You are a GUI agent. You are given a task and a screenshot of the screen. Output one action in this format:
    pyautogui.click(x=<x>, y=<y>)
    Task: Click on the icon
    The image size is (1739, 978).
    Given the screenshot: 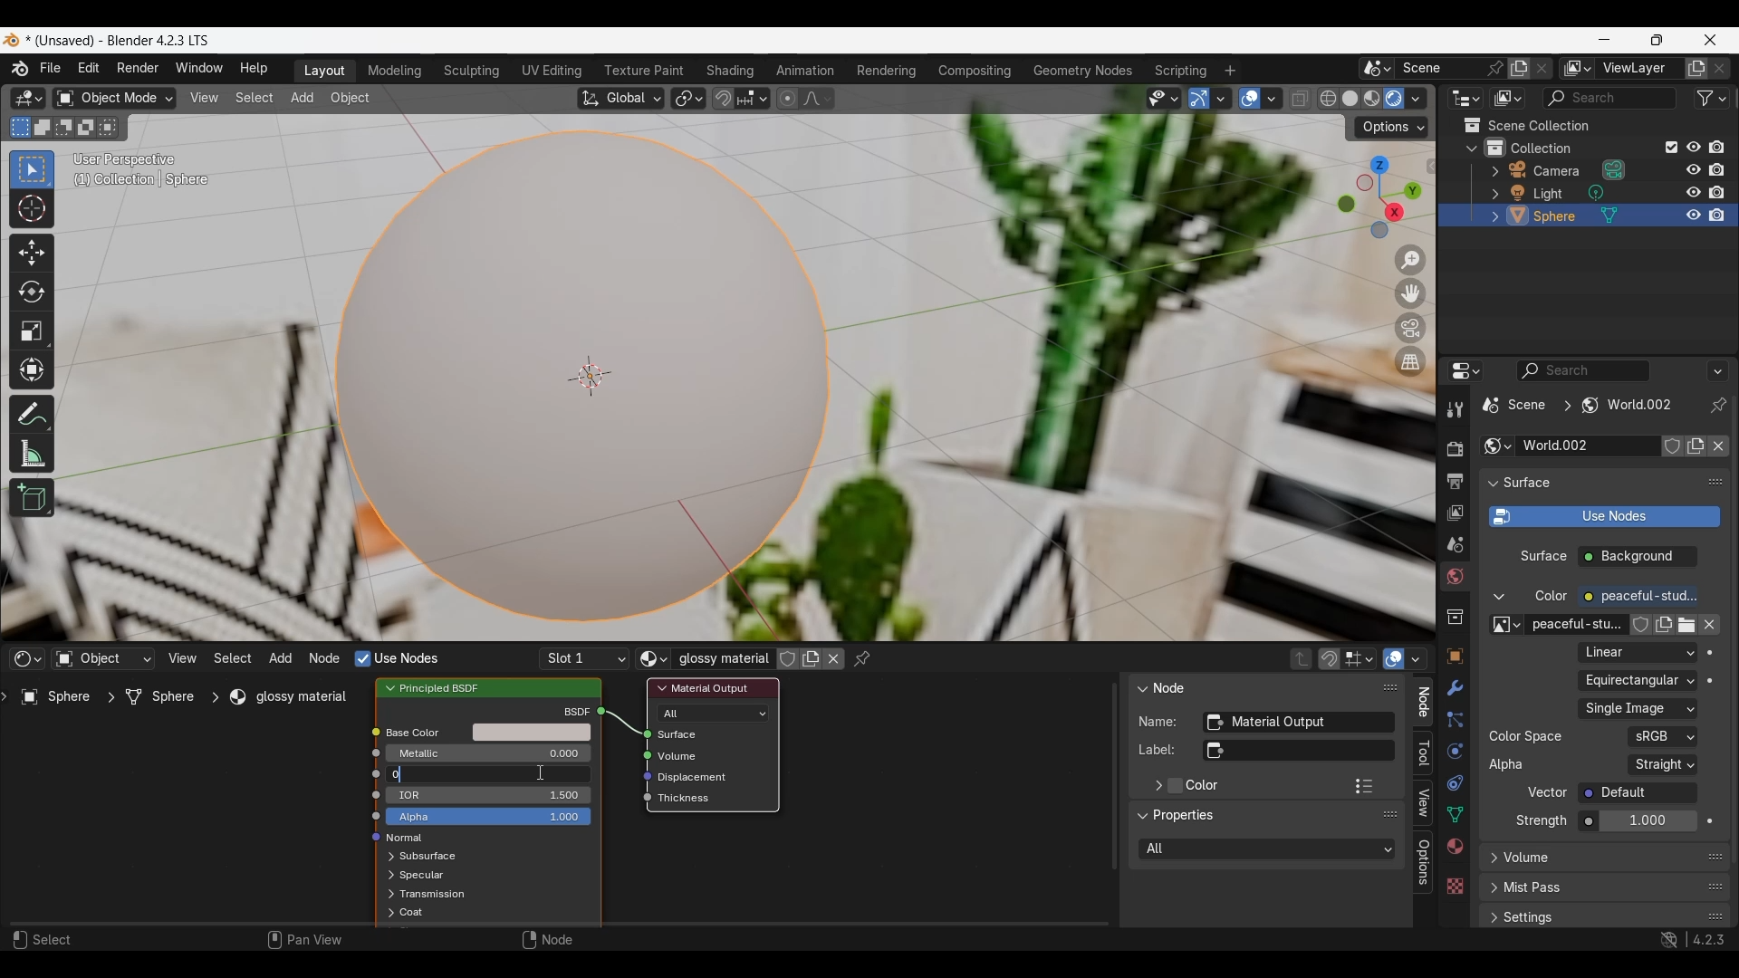 What is the action you would take?
    pyautogui.click(x=371, y=772)
    